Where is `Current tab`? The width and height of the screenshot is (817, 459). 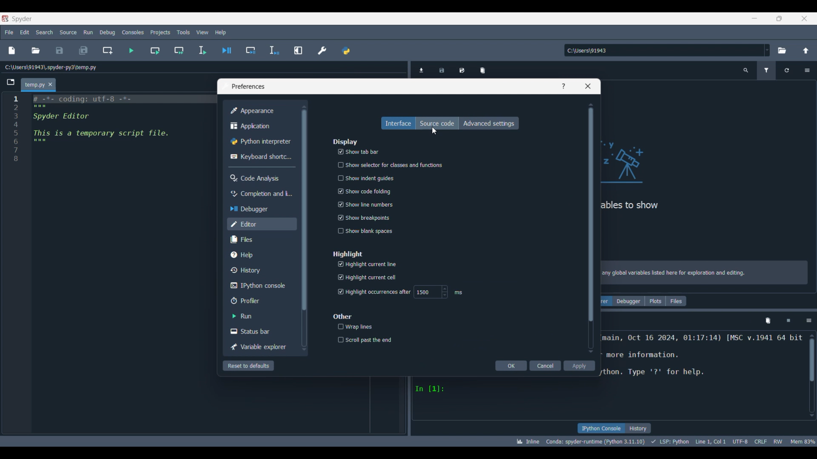
Current tab is located at coordinates (34, 85).